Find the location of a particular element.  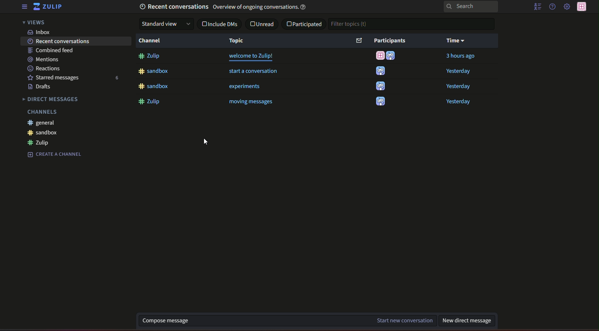

#sandbox is located at coordinates (154, 86).